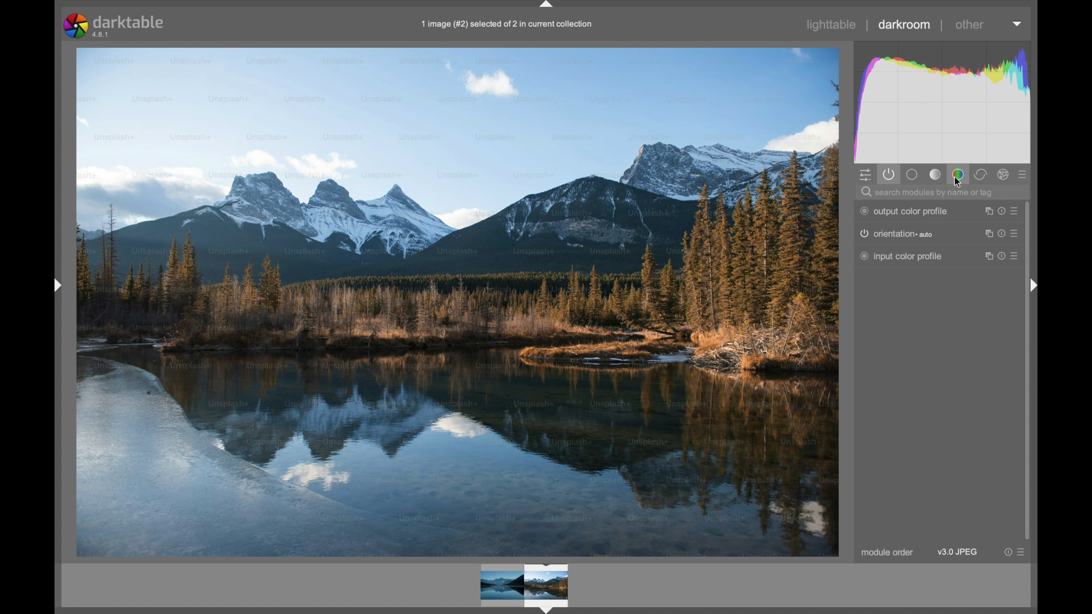 The width and height of the screenshot is (1092, 614). Describe the element at coordinates (1037, 285) in the screenshot. I see `drag handle` at that location.